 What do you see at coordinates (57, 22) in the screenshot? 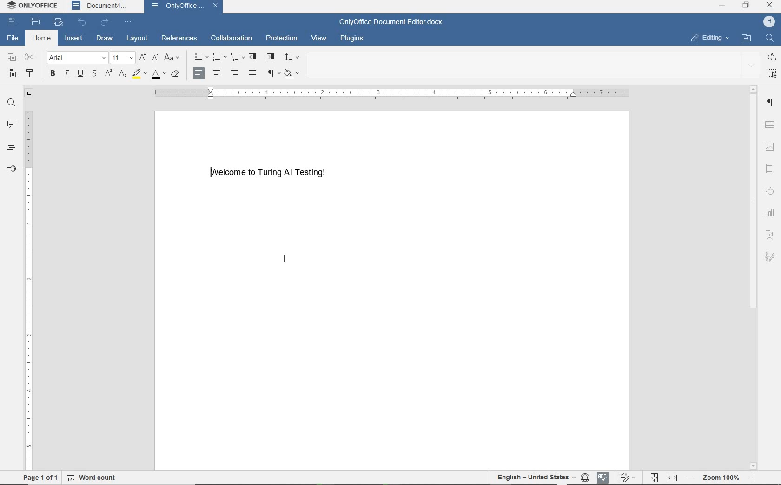
I see `quick print` at bounding box center [57, 22].